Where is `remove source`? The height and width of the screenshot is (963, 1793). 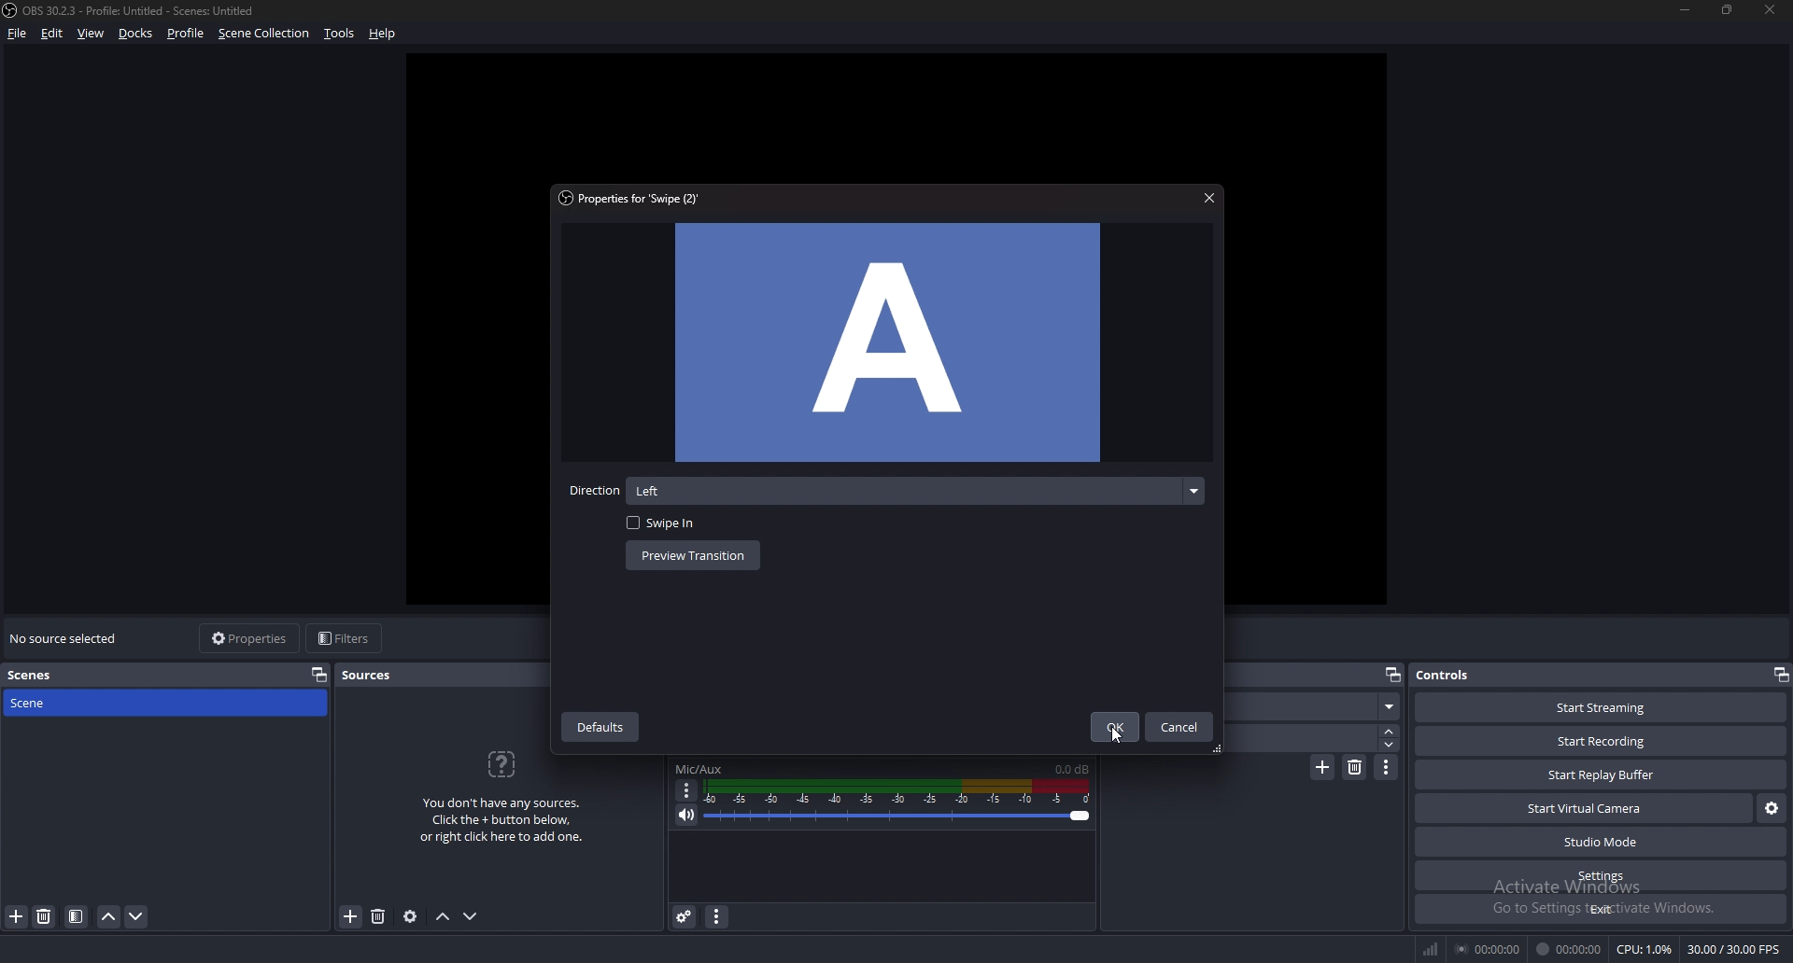
remove source is located at coordinates (378, 917).